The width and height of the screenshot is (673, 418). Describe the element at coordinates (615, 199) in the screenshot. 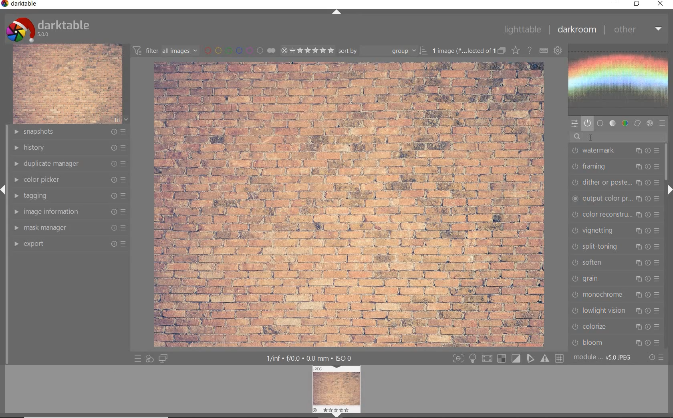

I see `output color preset` at that location.